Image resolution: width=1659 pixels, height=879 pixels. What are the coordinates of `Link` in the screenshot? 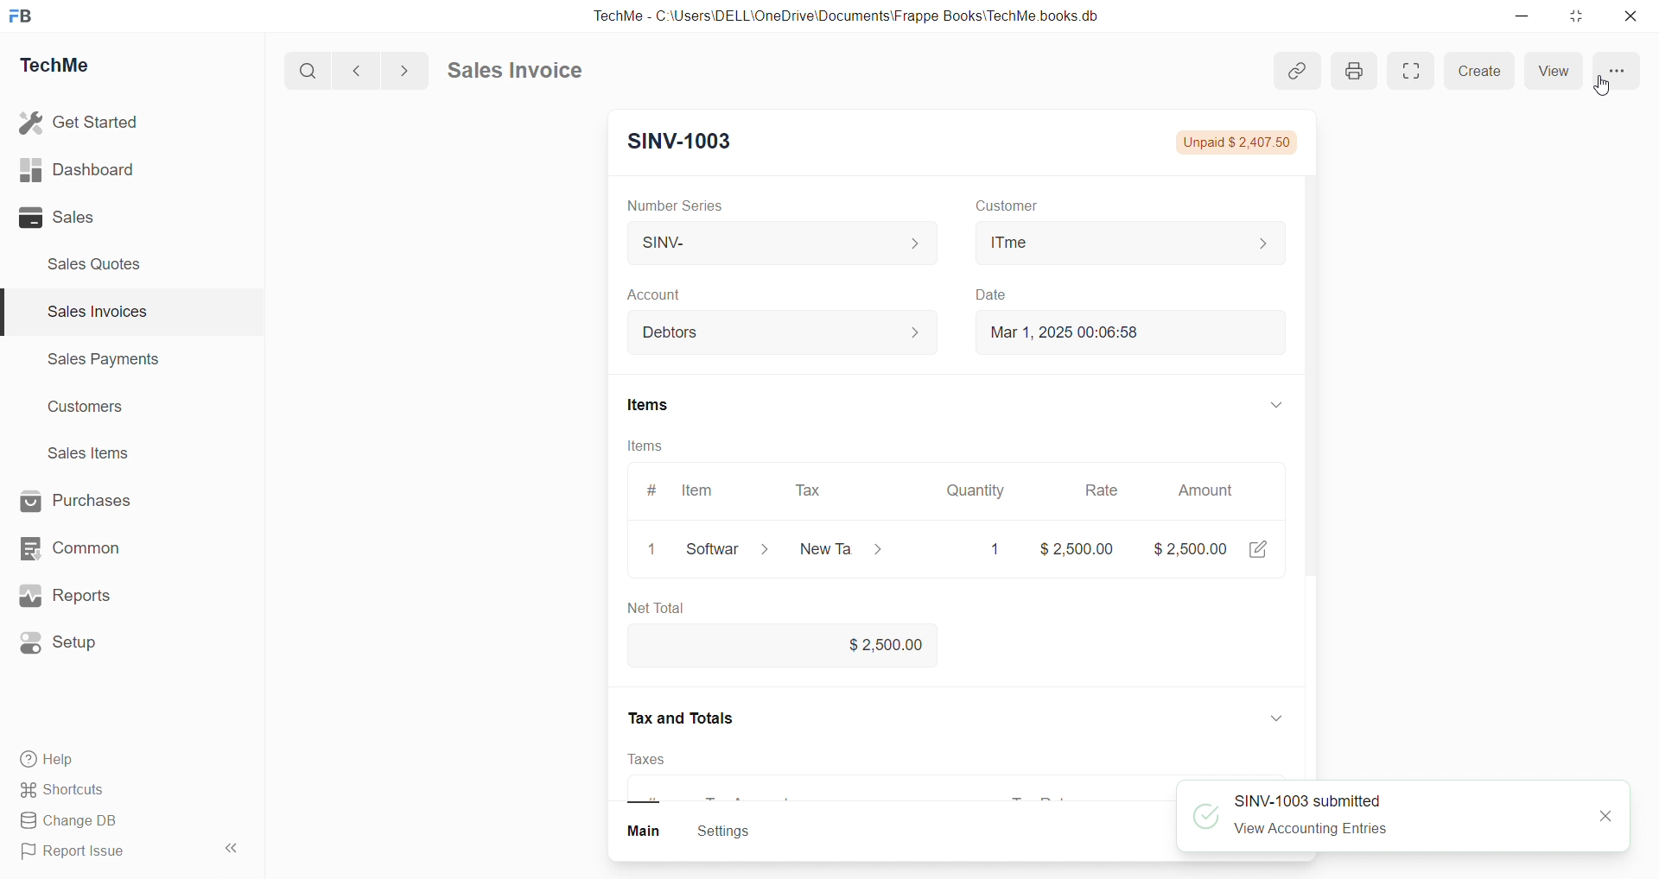 It's located at (1297, 73).